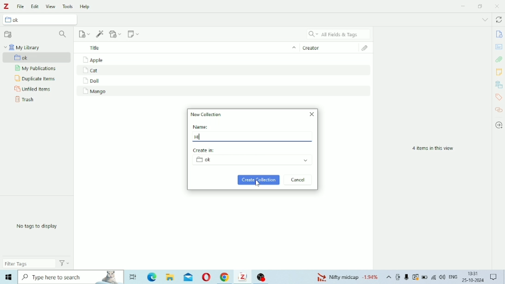 This screenshot has height=284, width=505. Describe the element at coordinates (406, 277) in the screenshot. I see `Mic` at that location.